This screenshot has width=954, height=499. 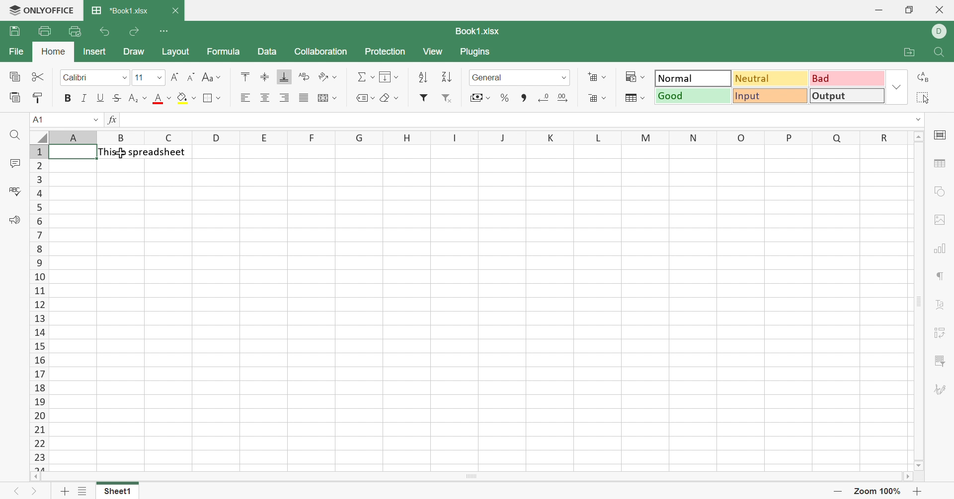 What do you see at coordinates (124, 156) in the screenshot?
I see `cursor` at bounding box center [124, 156].